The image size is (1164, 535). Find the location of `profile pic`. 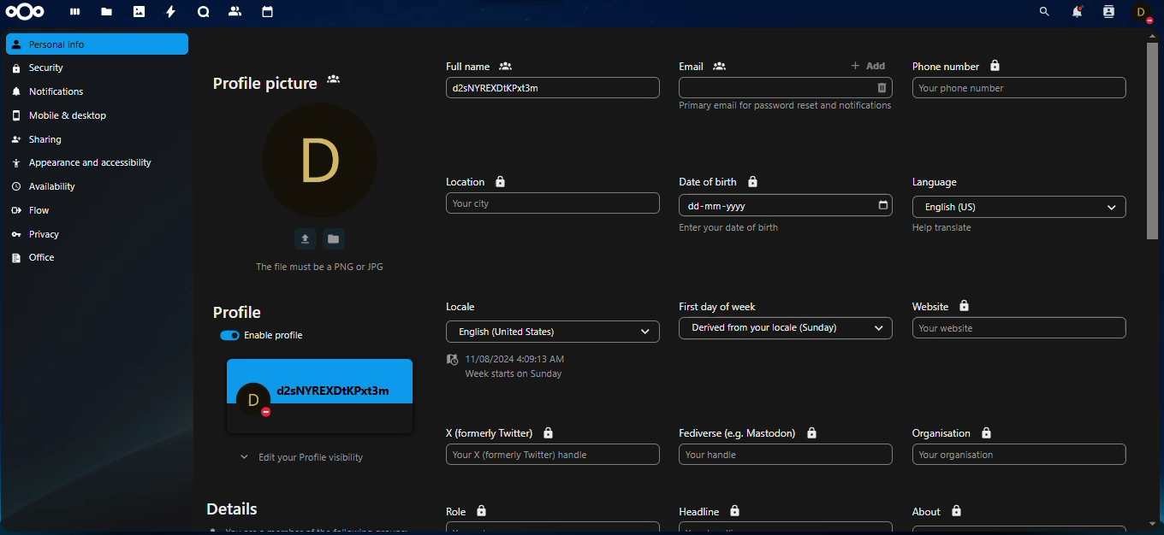

profile pic is located at coordinates (319, 160).